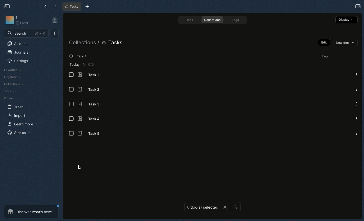  Describe the element at coordinates (93, 134) in the screenshot. I see `Task 5` at that location.